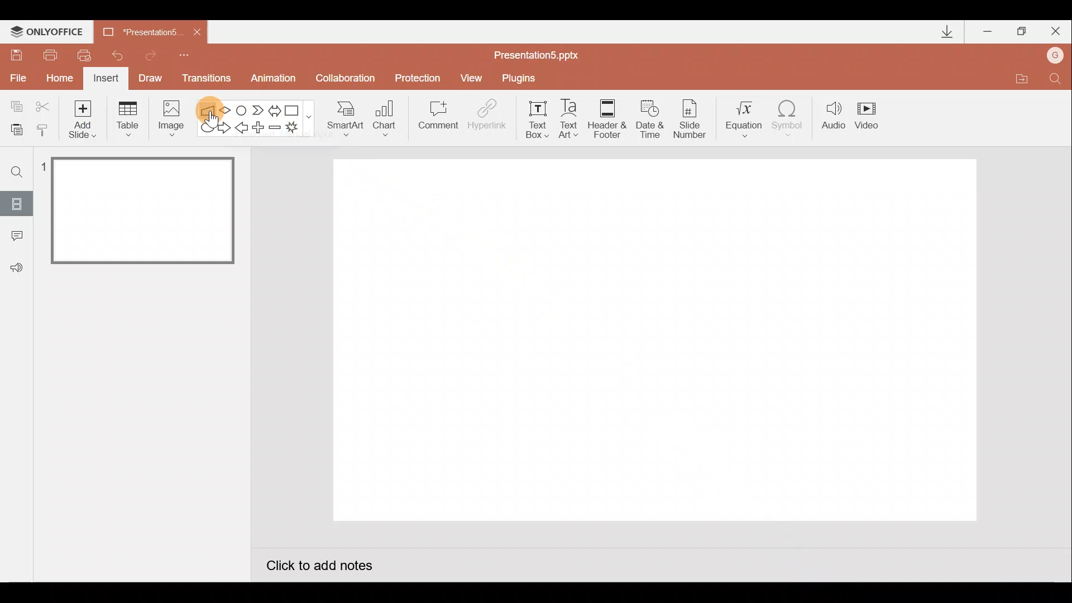  What do you see at coordinates (534, 118) in the screenshot?
I see `Text box` at bounding box center [534, 118].